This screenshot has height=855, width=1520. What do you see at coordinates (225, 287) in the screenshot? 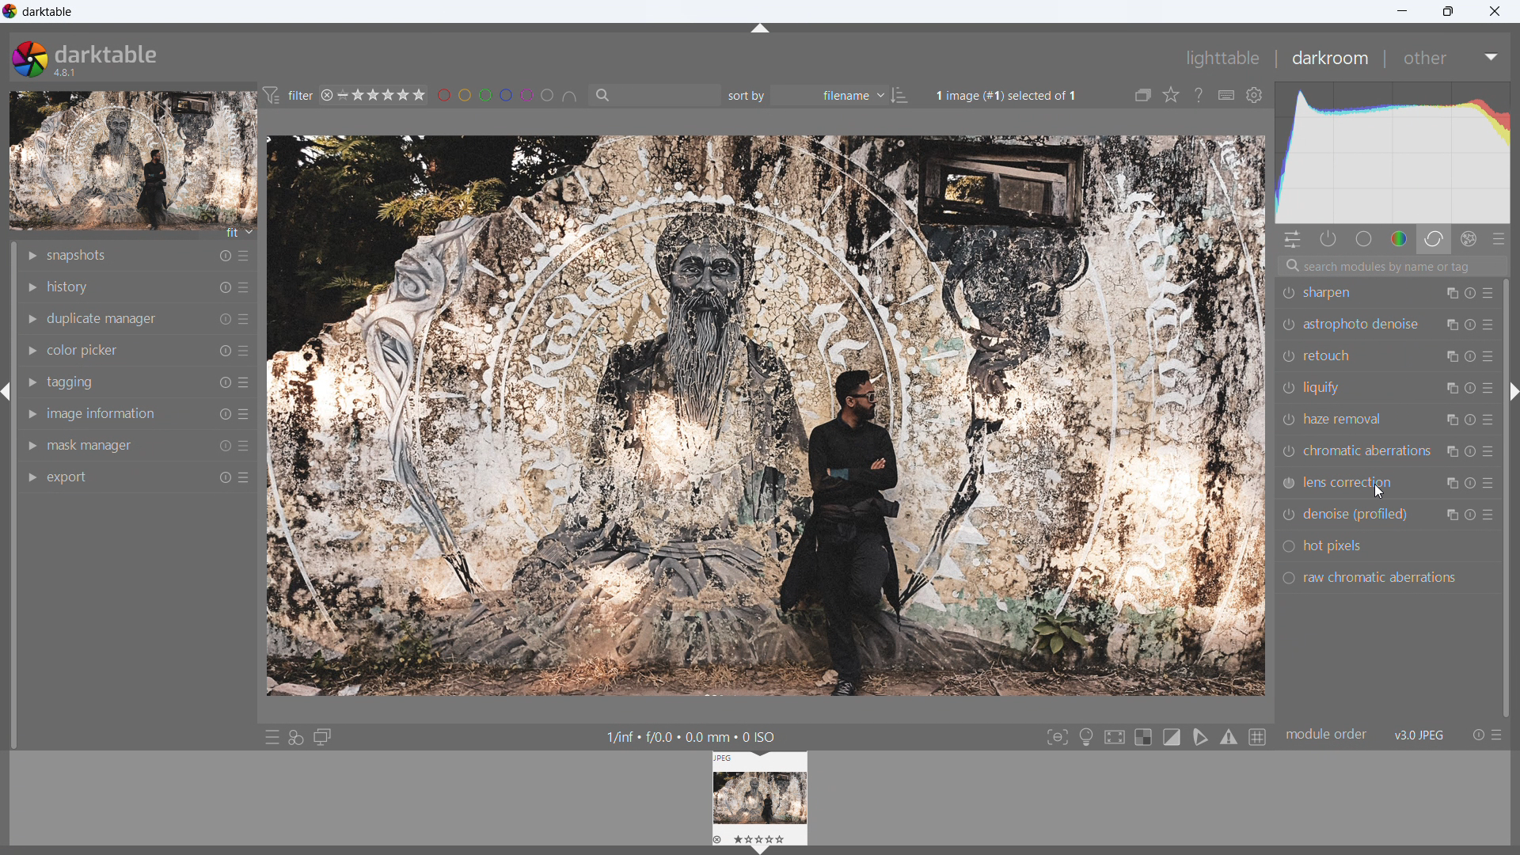
I see `reset` at bounding box center [225, 287].